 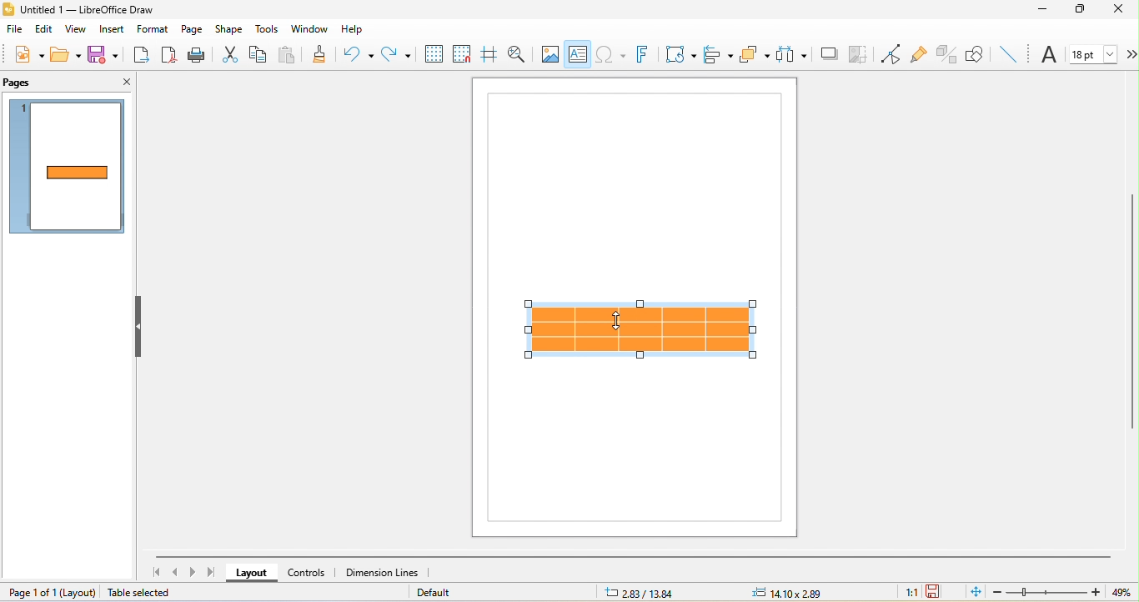 What do you see at coordinates (1120, 593) in the screenshot?
I see `49%` at bounding box center [1120, 593].